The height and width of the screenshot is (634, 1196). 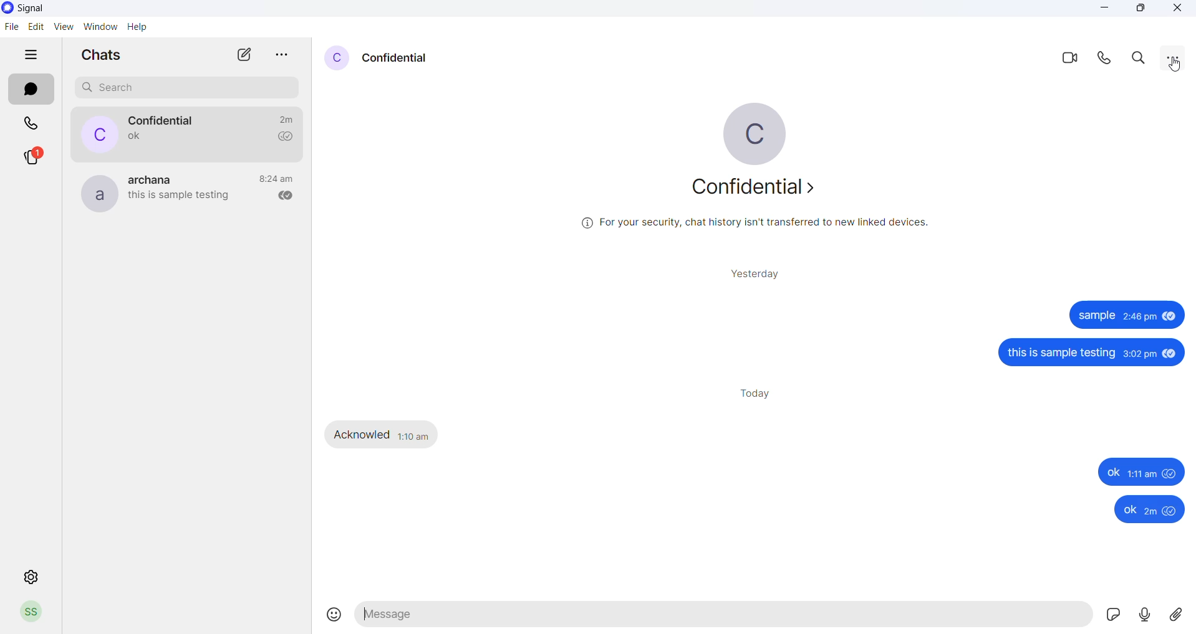 What do you see at coordinates (235, 55) in the screenshot?
I see `new chat` at bounding box center [235, 55].